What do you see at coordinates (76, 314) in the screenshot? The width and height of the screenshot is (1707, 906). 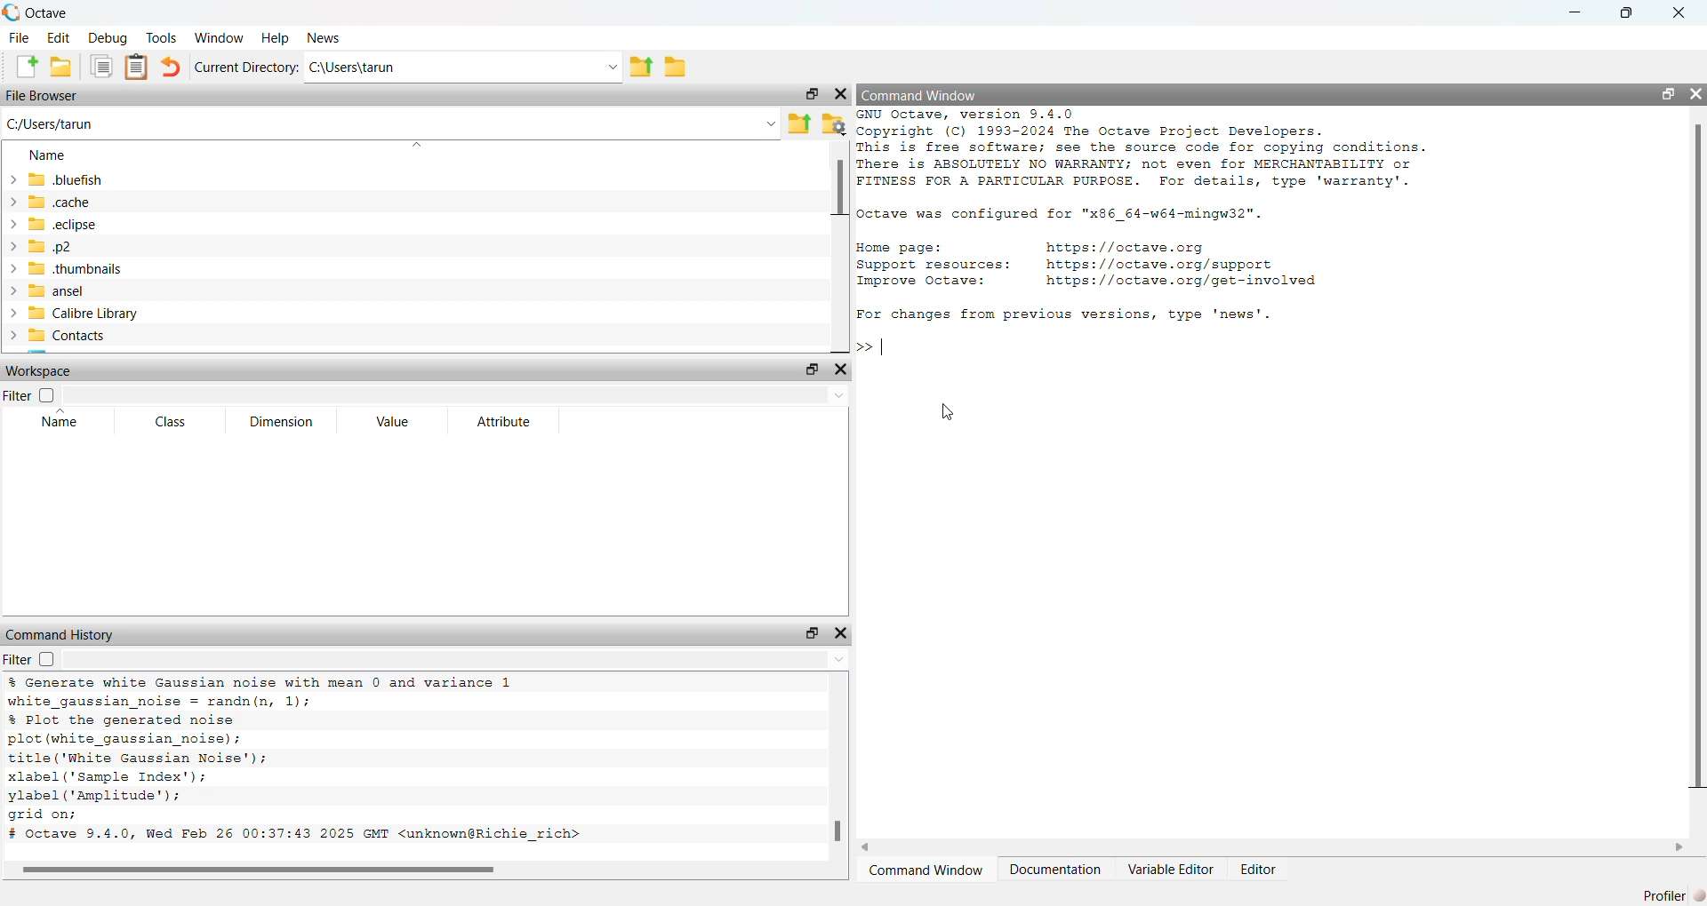 I see ` Calibre Library` at bounding box center [76, 314].